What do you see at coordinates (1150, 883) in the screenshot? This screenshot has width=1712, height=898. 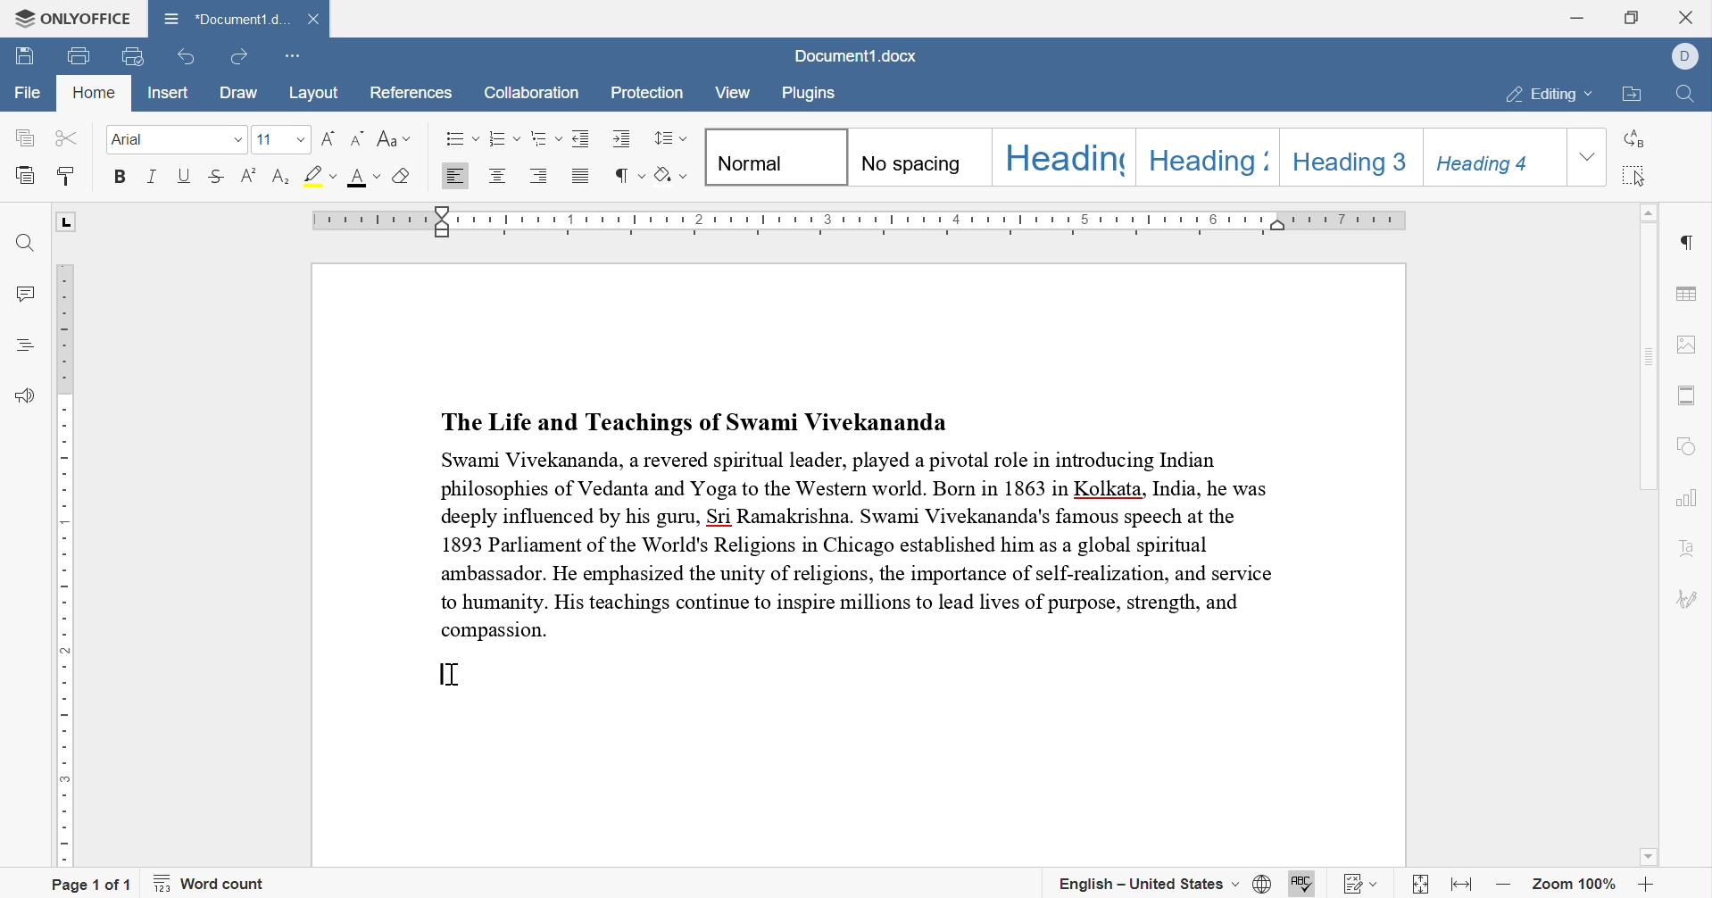 I see `english - united states` at bounding box center [1150, 883].